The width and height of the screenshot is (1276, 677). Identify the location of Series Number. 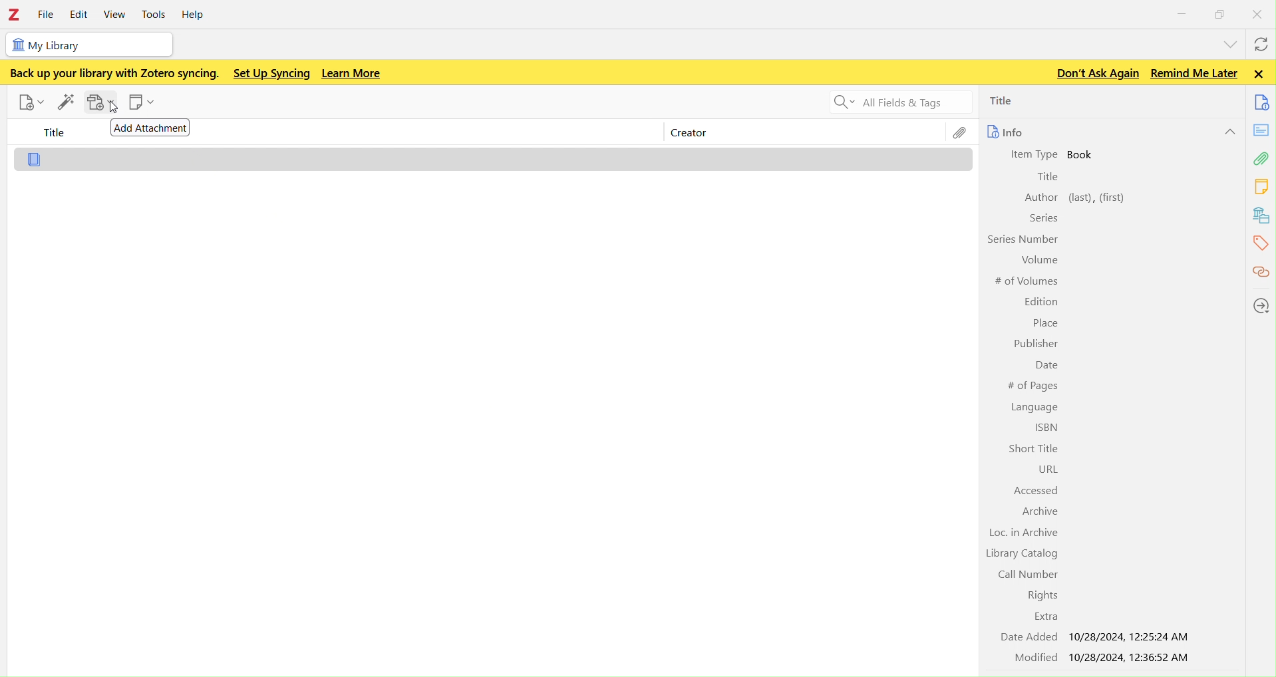
(1022, 240).